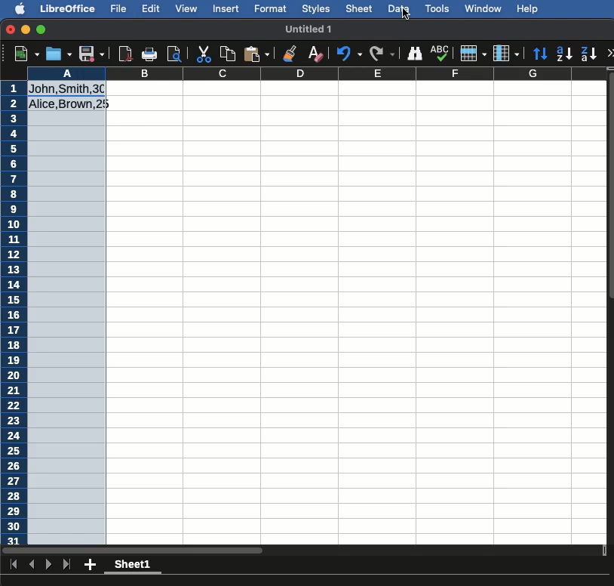 The image size is (614, 586). I want to click on Libreoffice, so click(67, 9).